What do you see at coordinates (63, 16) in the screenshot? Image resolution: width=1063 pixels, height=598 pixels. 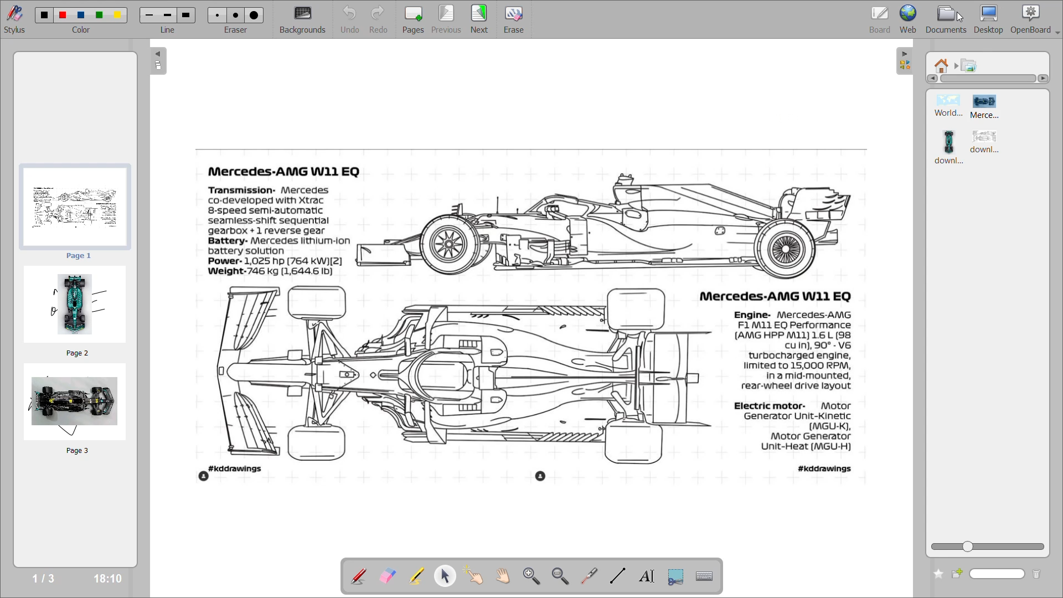 I see `color 2` at bounding box center [63, 16].